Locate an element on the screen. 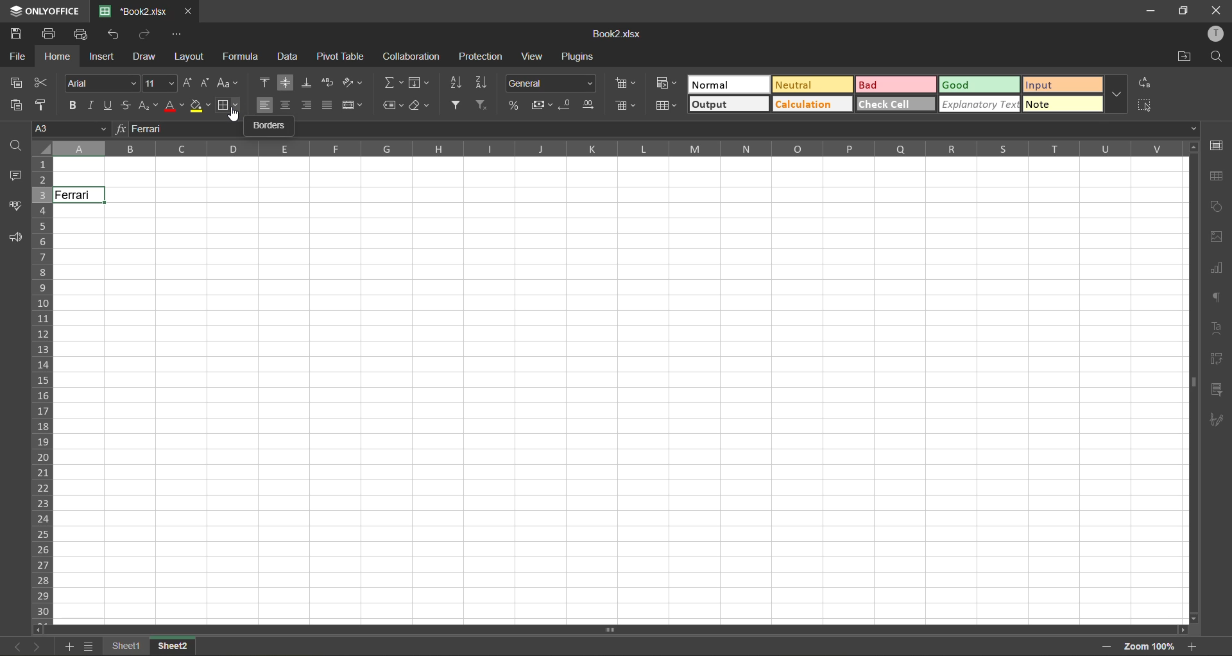  text is located at coordinates (1219, 327).